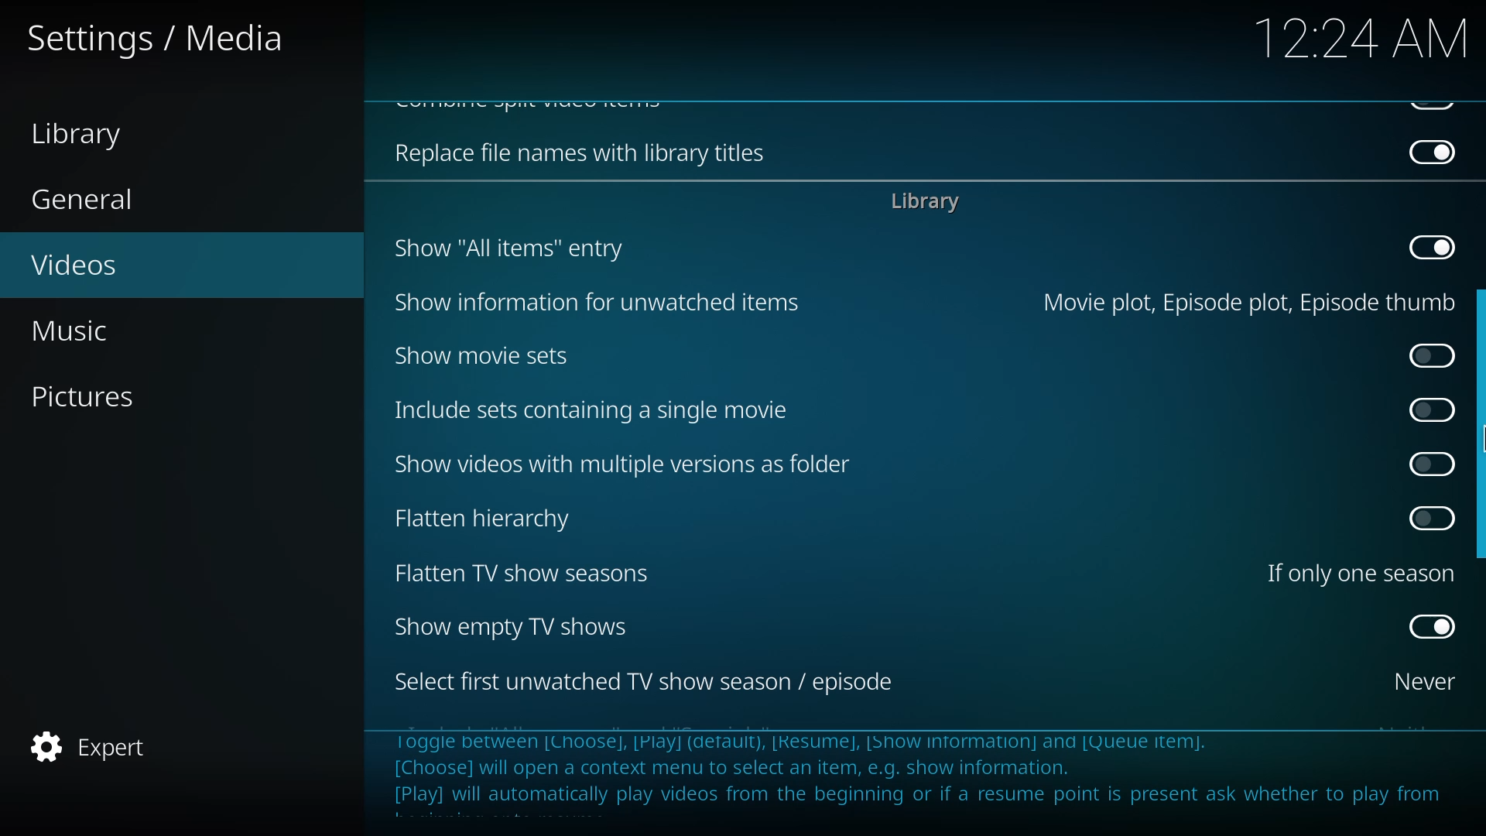 The height and width of the screenshot is (836, 1486). Describe the element at coordinates (929, 776) in the screenshot. I see `info` at that location.